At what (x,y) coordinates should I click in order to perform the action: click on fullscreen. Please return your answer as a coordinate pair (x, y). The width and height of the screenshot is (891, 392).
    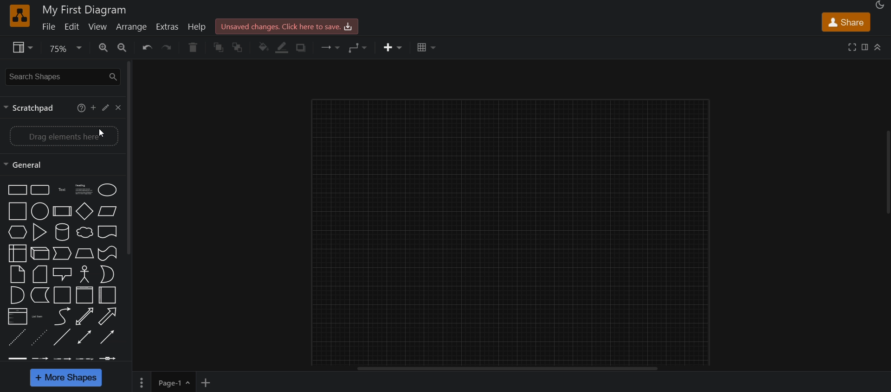
    Looking at the image, I should click on (851, 48).